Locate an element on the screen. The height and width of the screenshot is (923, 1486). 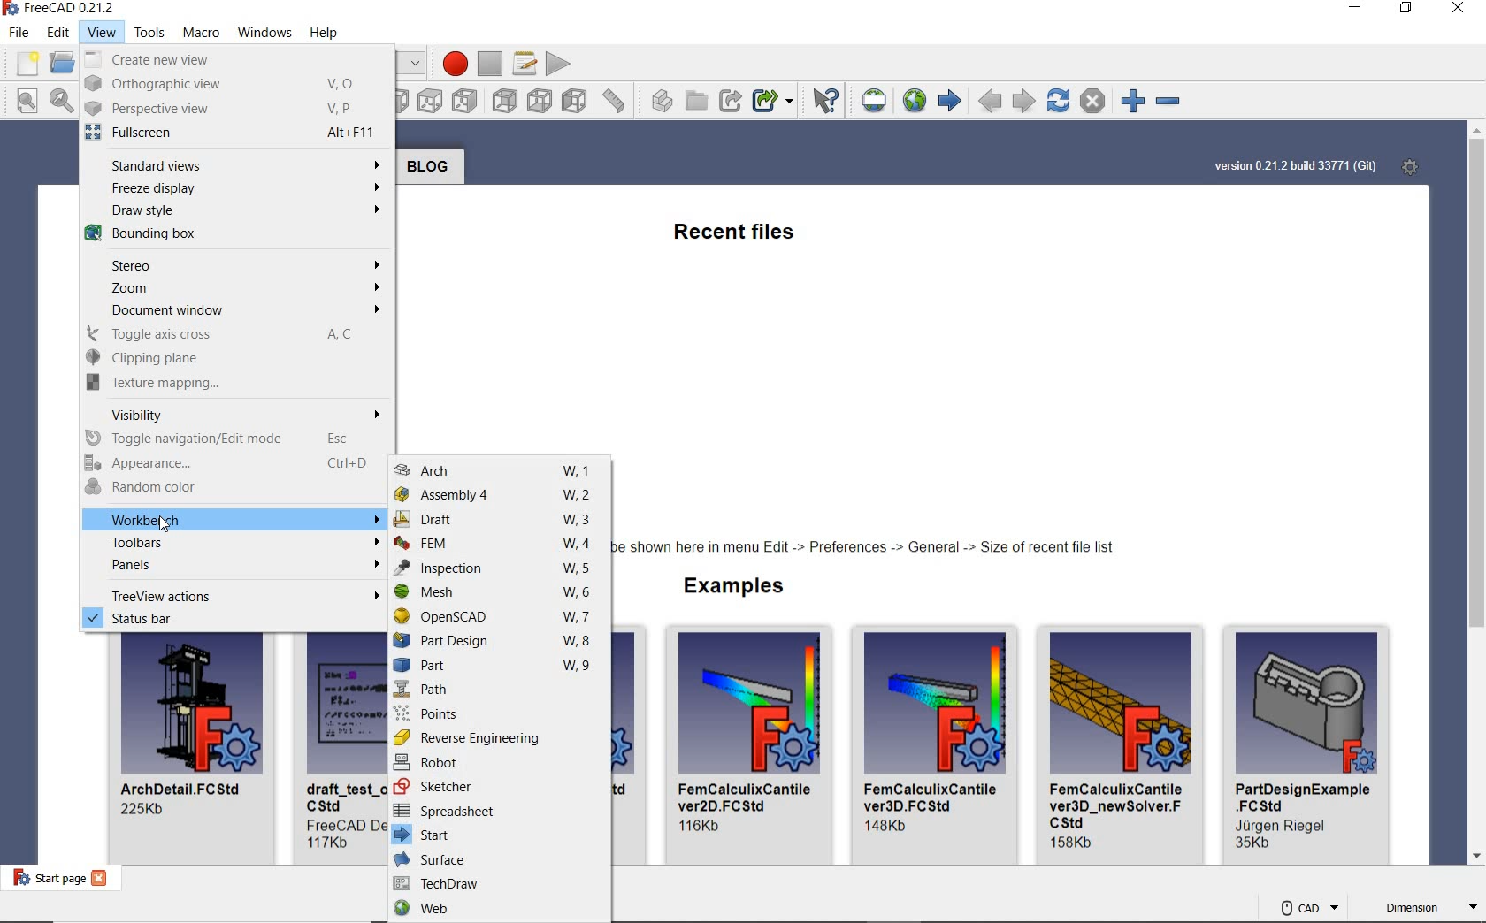
cursor is located at coordinates (164, 525).